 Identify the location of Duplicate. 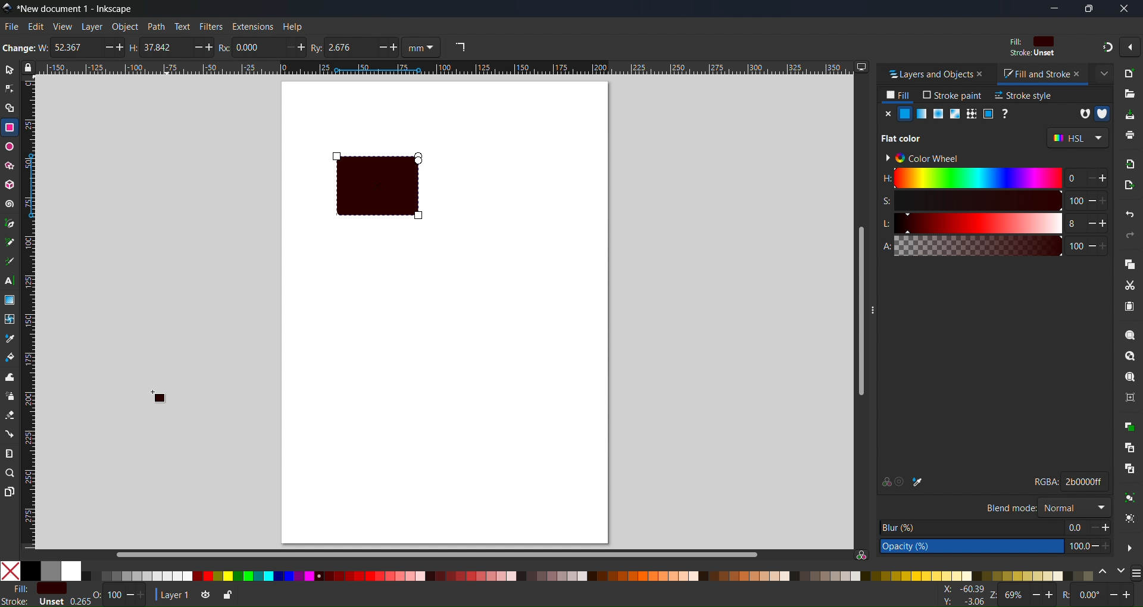
(1130, 427).